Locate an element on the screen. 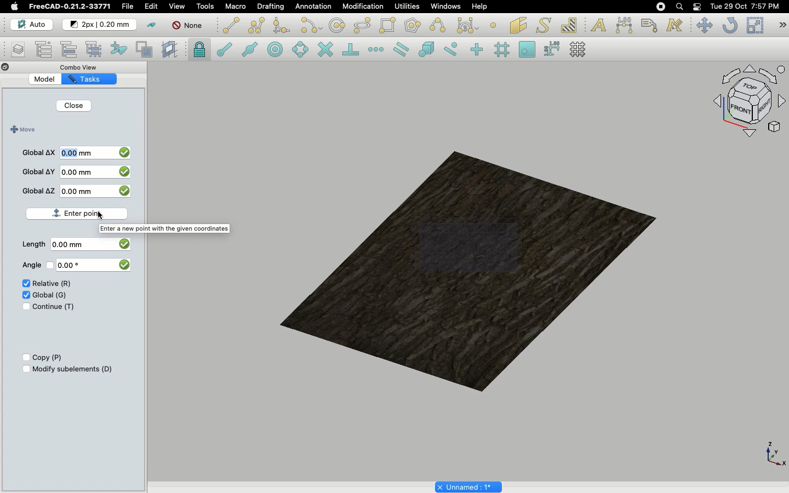 This screenshot has height=493, width=789. Move to group is located at coordinates (71, 49).